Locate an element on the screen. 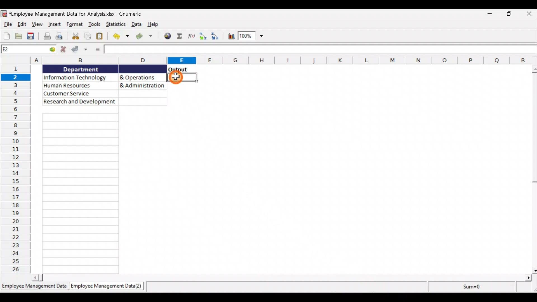  Open a file is located at coordinates (20, 36).